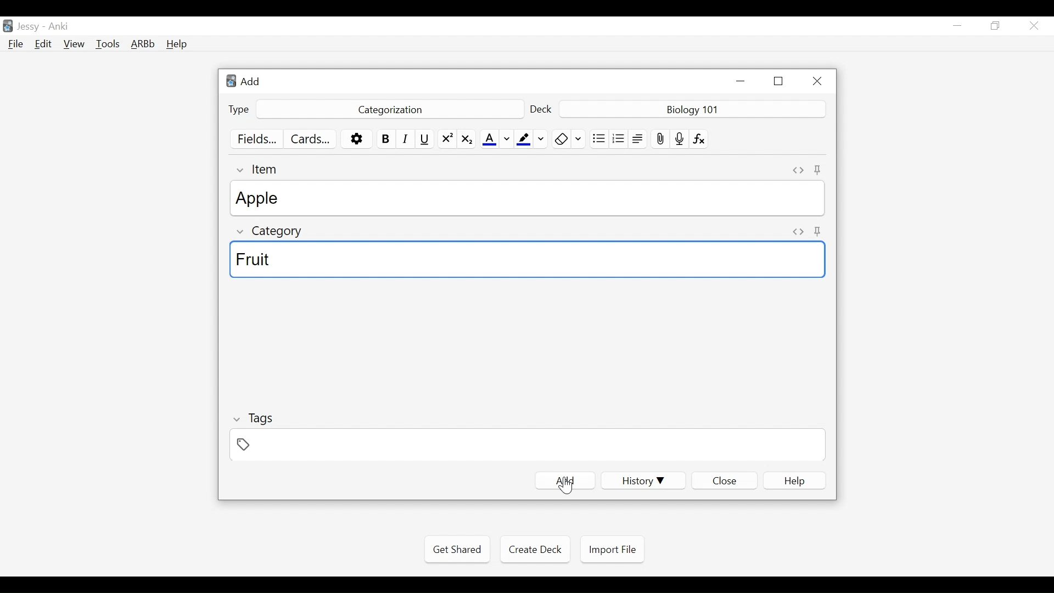 The image size is (1054, 593). What do you see at coordinates (612, 550) in the screenshot?
I see `Import File` at bounding box center [612, 550].